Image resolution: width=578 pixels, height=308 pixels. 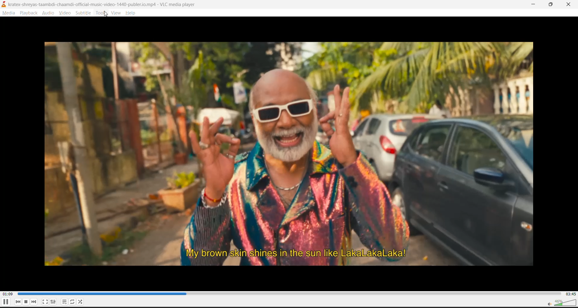 I want to click on current track time, so click(x=9, y=293).